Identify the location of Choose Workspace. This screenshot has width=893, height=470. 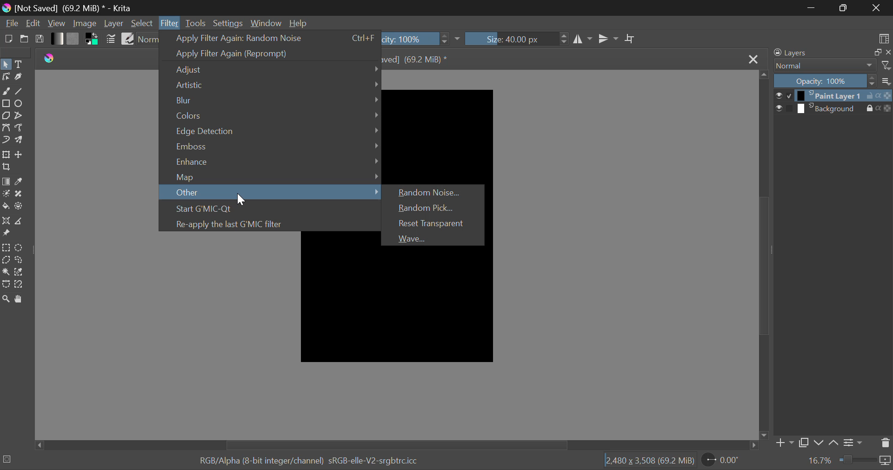
(883, 38).